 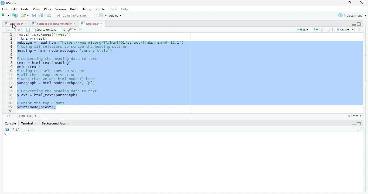 I want to click on View, so click(x=36, y=9).